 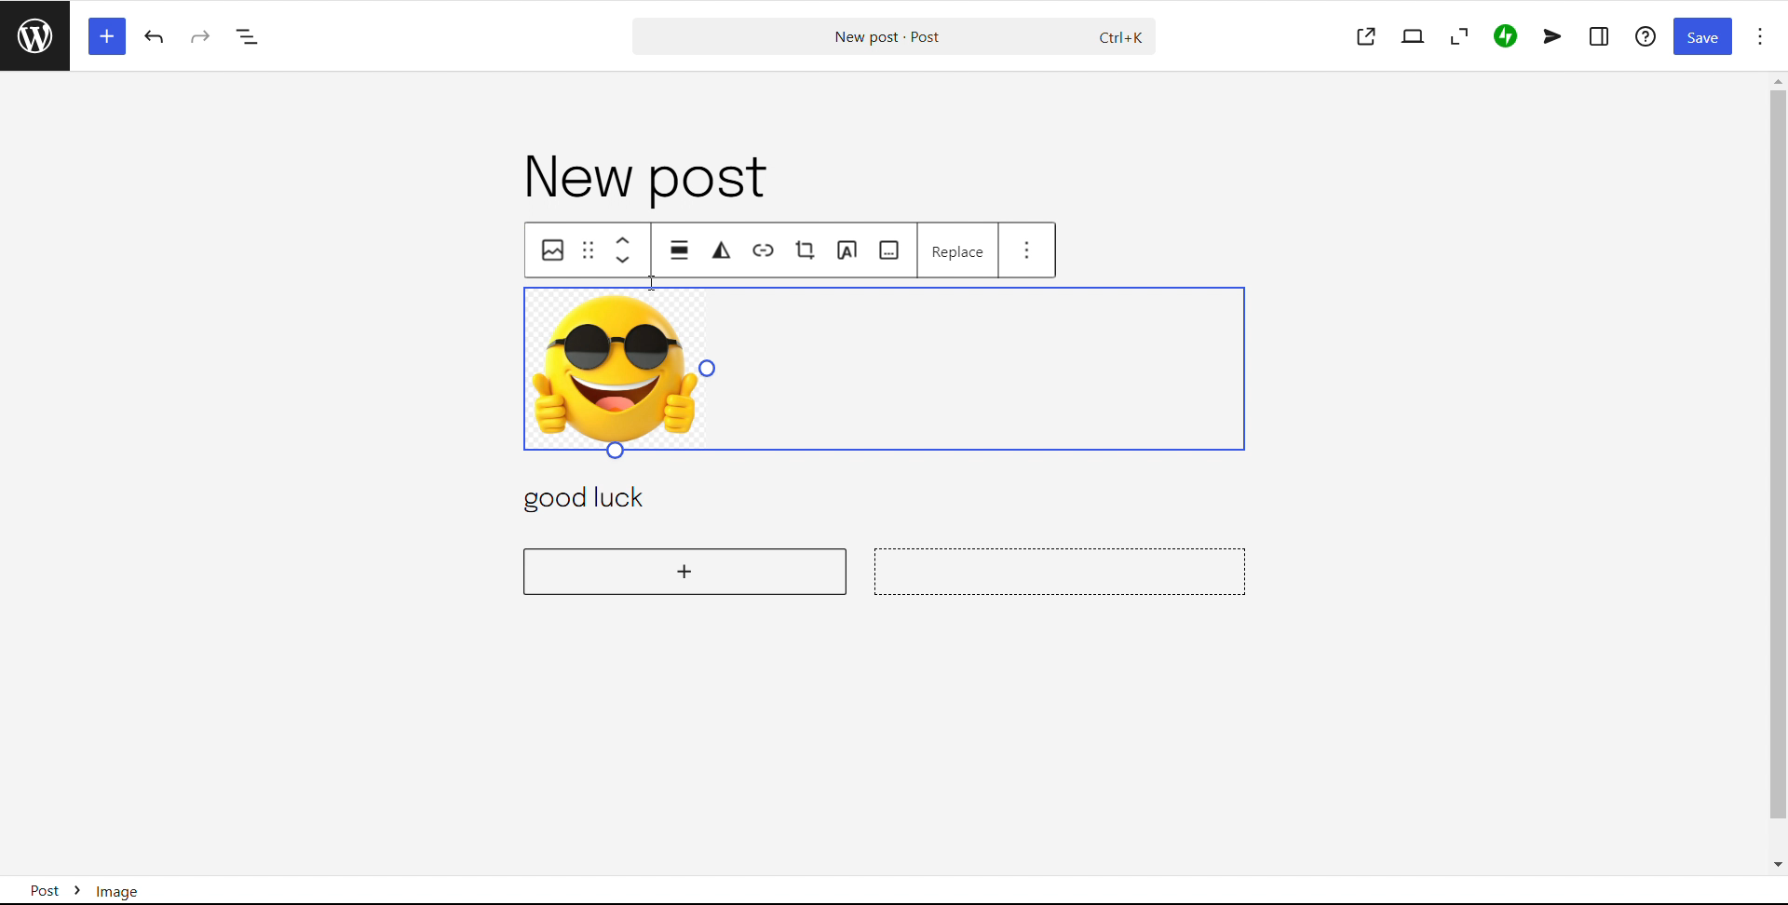 I want to click on image, so click(x=554, y=251).